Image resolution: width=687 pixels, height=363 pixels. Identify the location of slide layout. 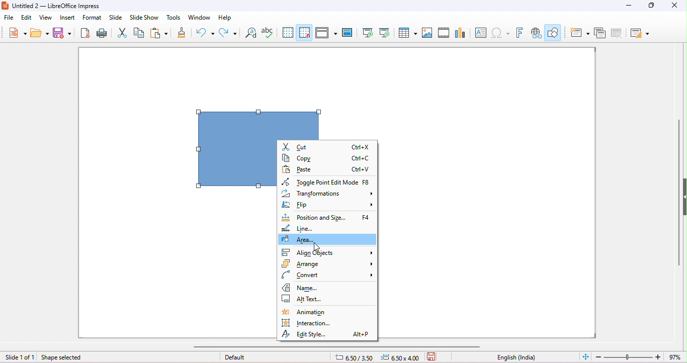
(641, 34).